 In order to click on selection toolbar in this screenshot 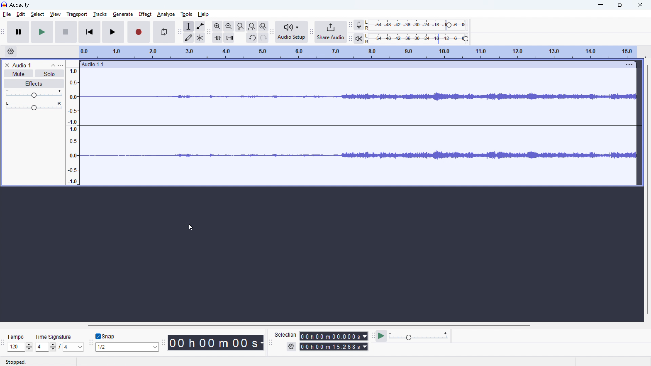, I will do `click(270, 342)`.